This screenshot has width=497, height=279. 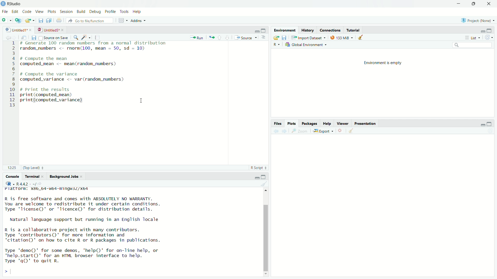 I want to click on print the current file, so click(x=60, y=21).